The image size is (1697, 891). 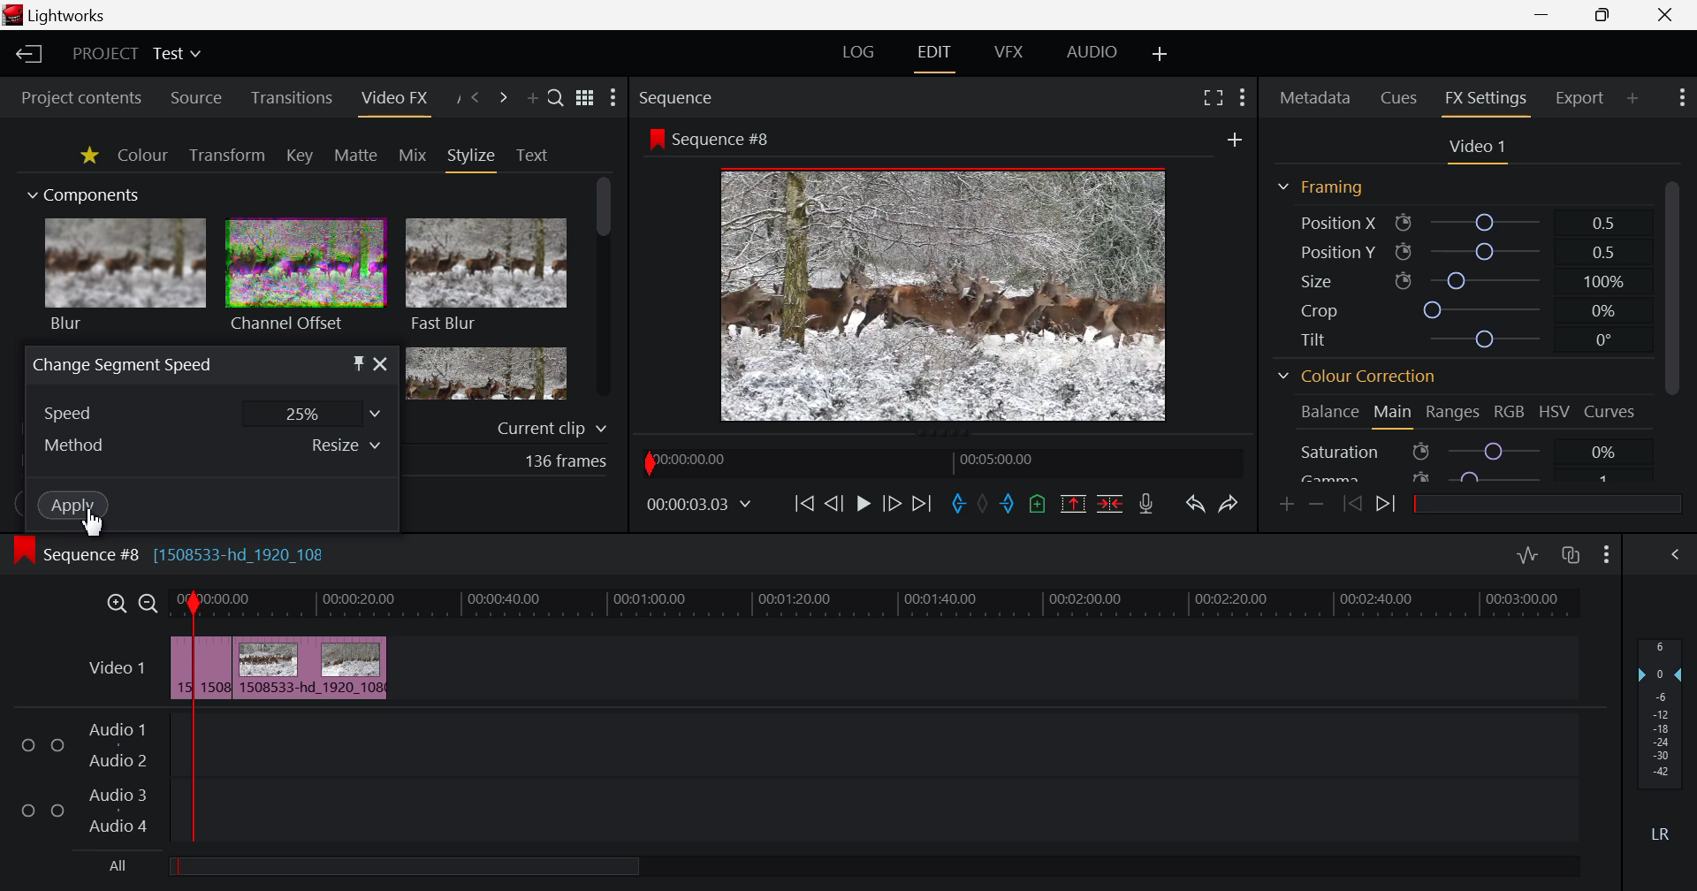 I want to click on Fast Blur, so click(x=487, y=278).